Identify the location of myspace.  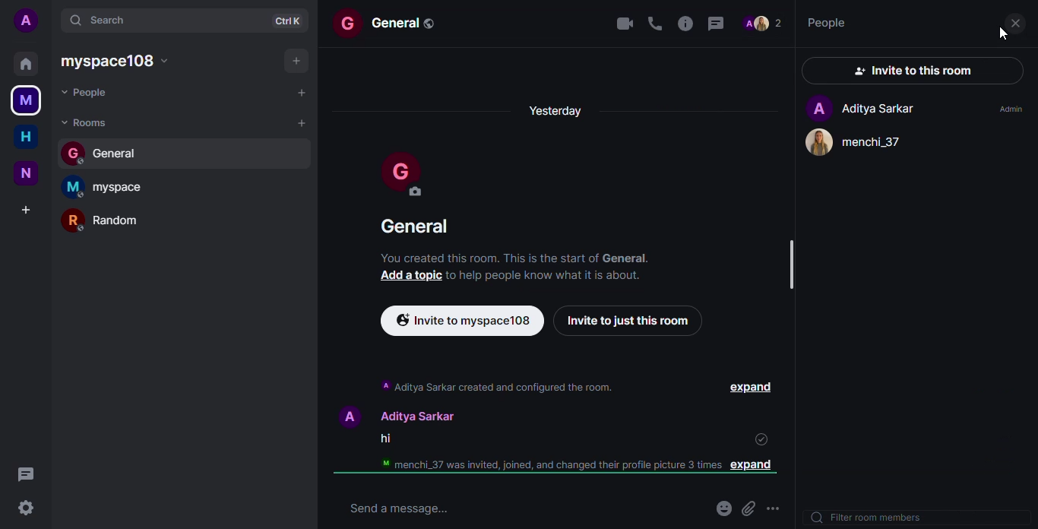
(116, 60).